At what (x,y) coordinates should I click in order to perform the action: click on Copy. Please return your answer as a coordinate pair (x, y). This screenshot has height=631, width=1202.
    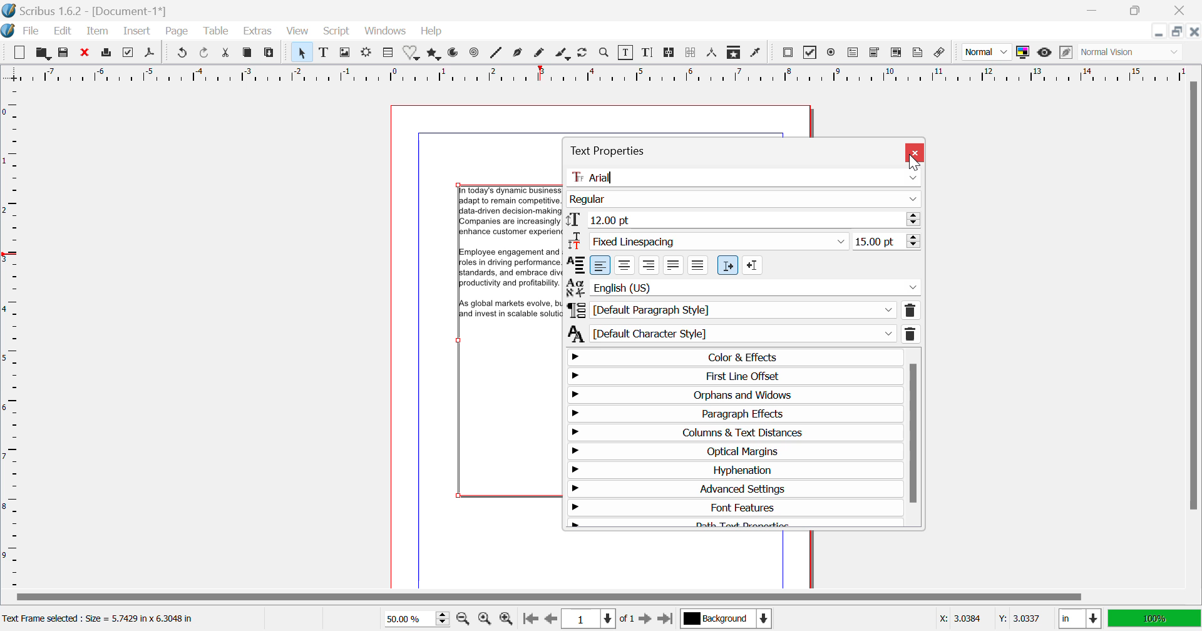
    Looking at the image, I should click on (249, 53).